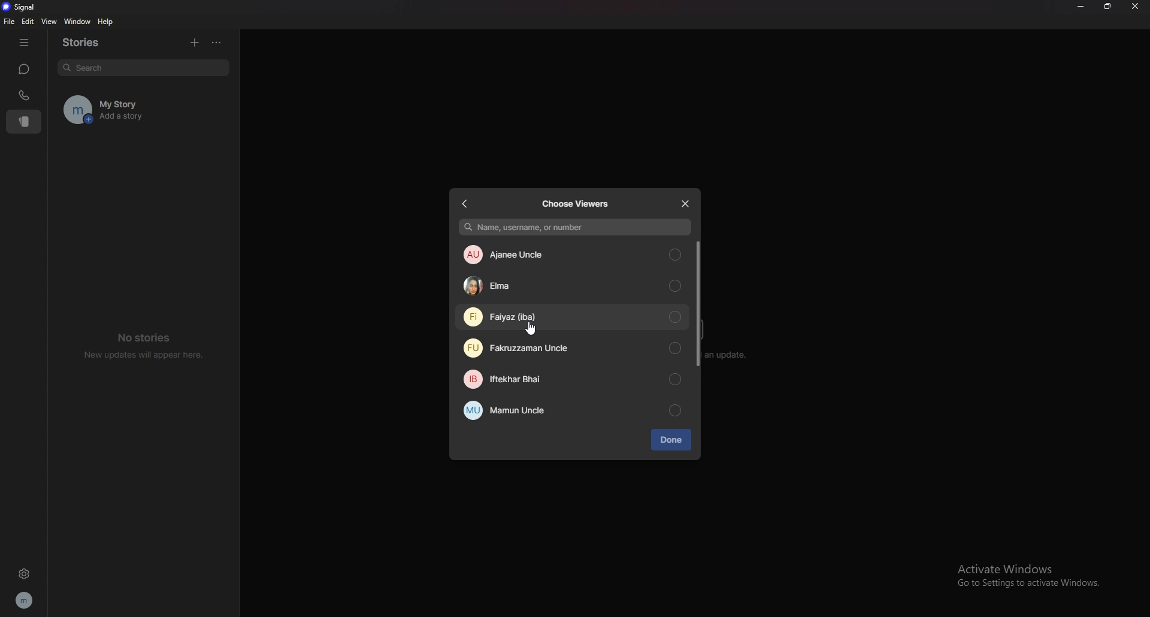 This screenshot has height=617, width=1150. What do you see at coordinates (24, 43) in the screenshot?
I see `hide tab` at bounding box center [24, 43].